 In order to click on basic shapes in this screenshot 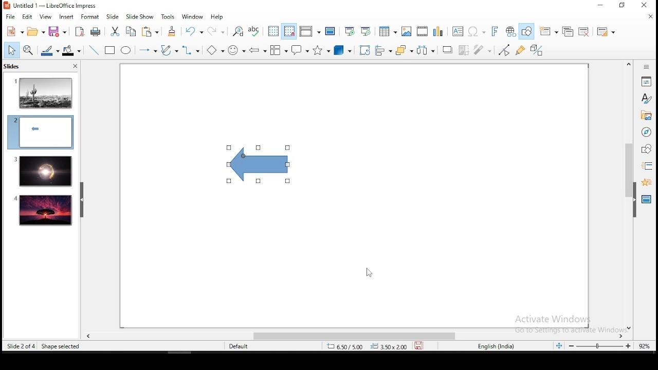, I will do `click(213, 50)`.